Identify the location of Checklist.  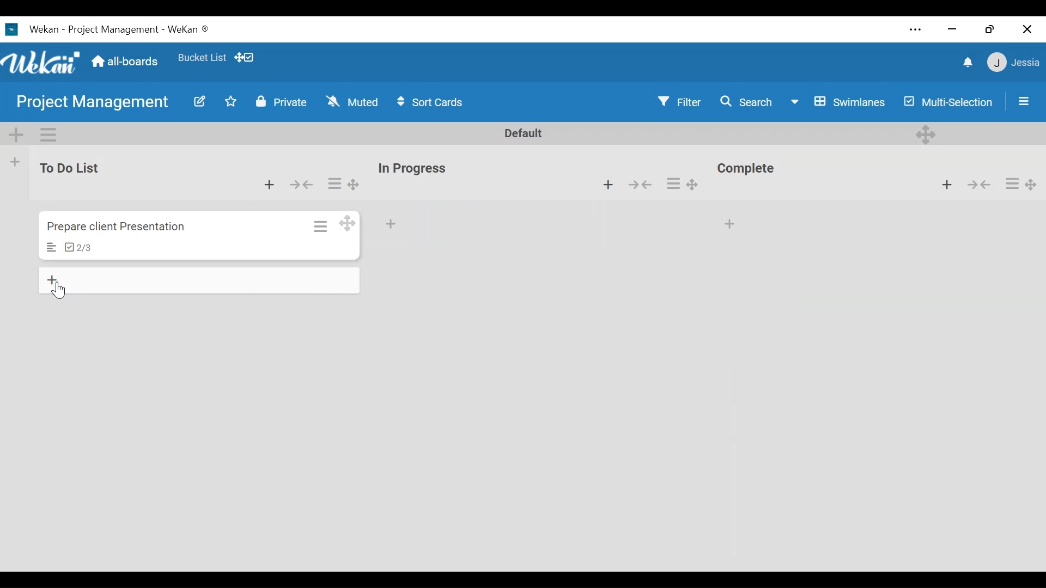
(78, 248).